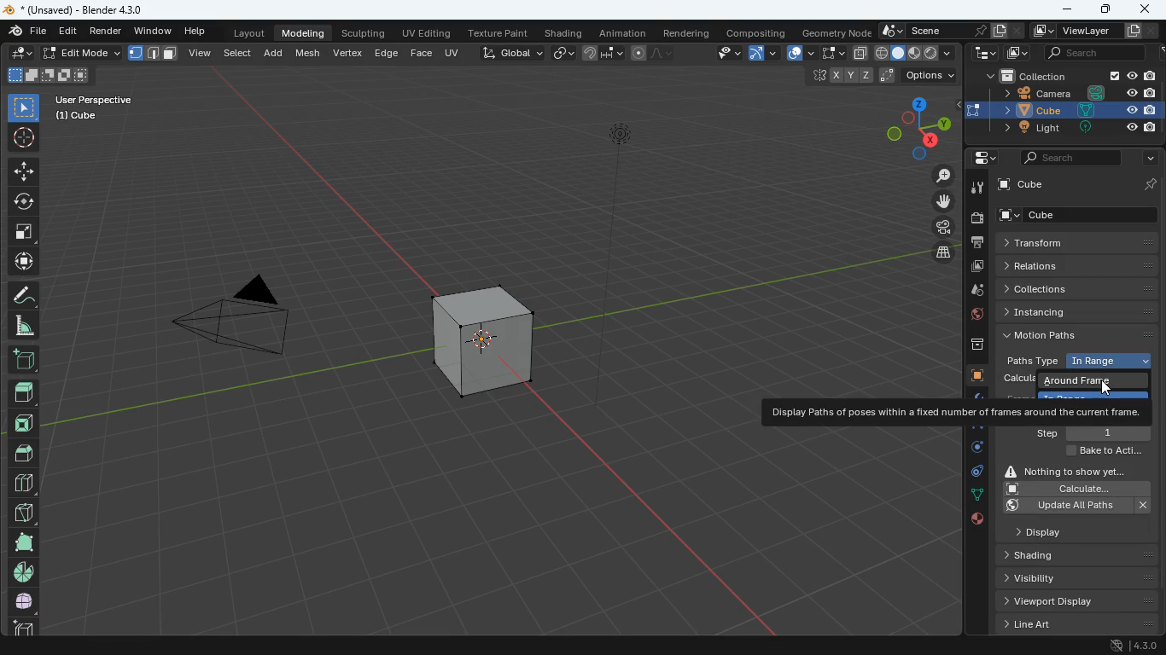 The height and width of the screenshot is (655, 1166). I want to click on edge, so click(975, 431).